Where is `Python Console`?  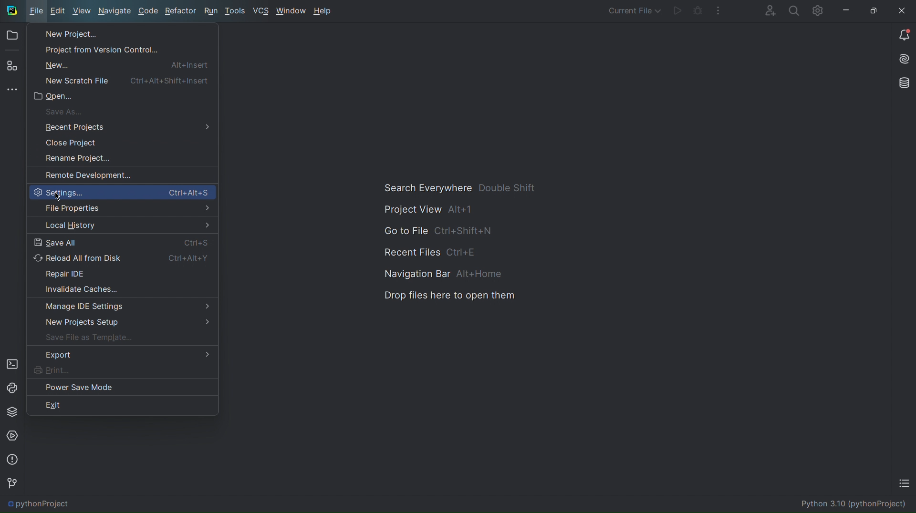
Python Console is located at coordinates (12, 387).